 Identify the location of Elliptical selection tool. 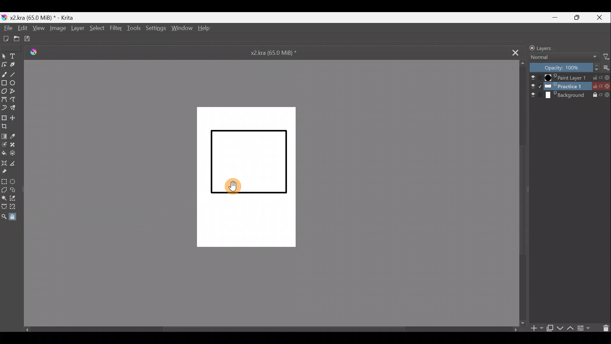
(15, 182).